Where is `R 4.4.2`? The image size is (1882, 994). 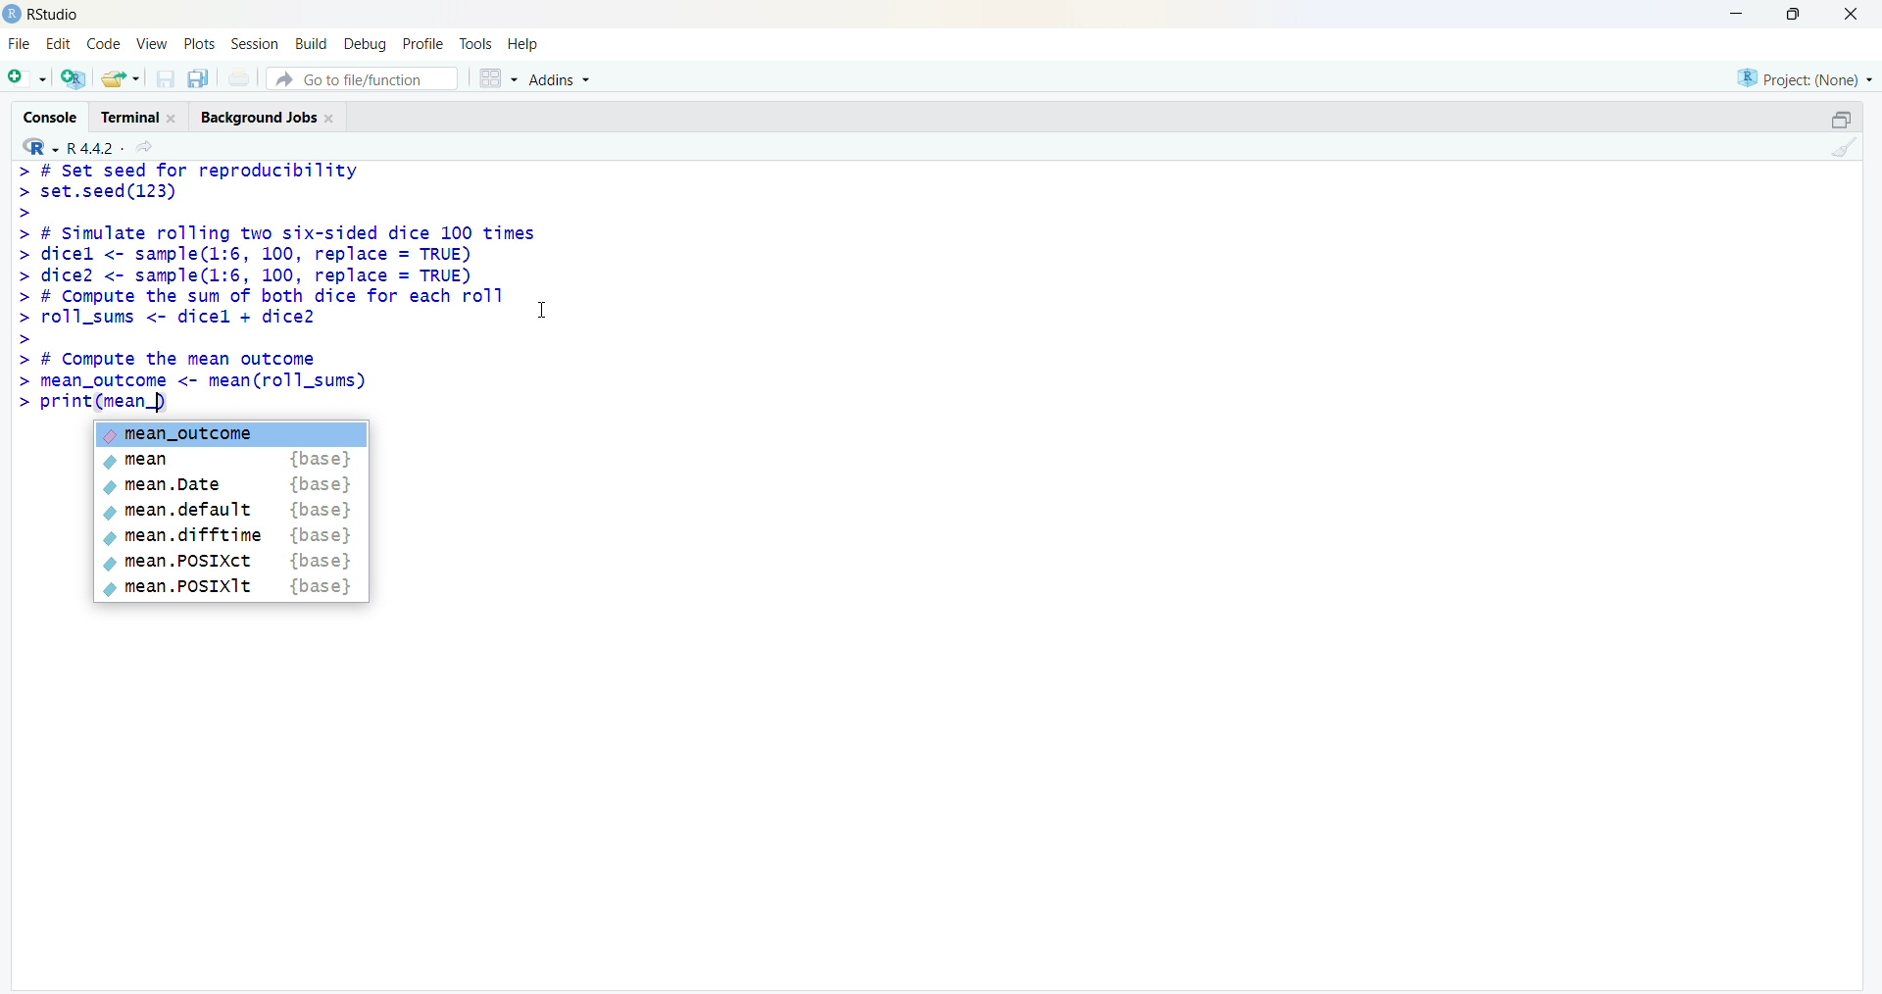 R 4.4.2 is located at coordinates (96, 149).